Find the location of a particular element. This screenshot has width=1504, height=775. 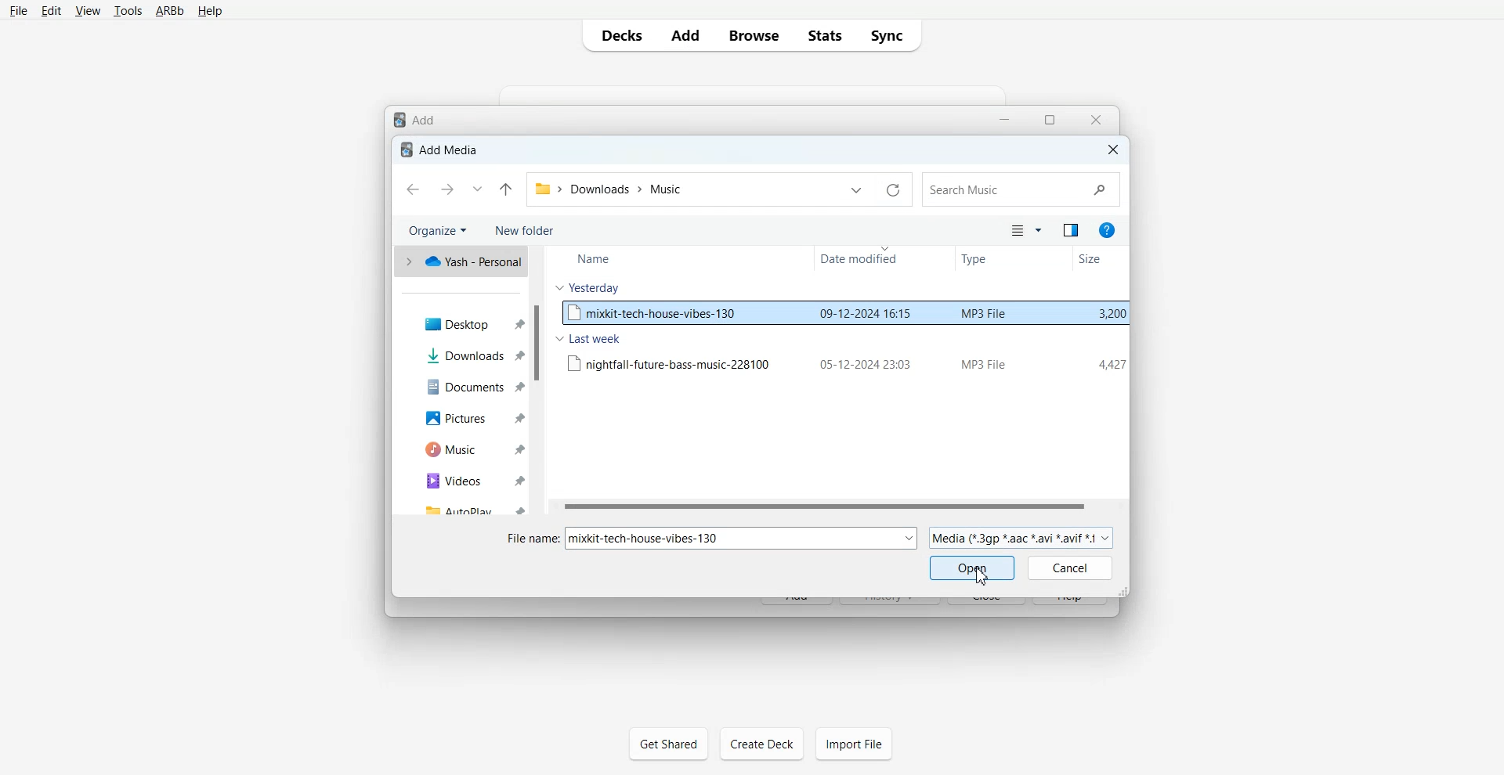

Go Forward is located at coordinates (447, 189).